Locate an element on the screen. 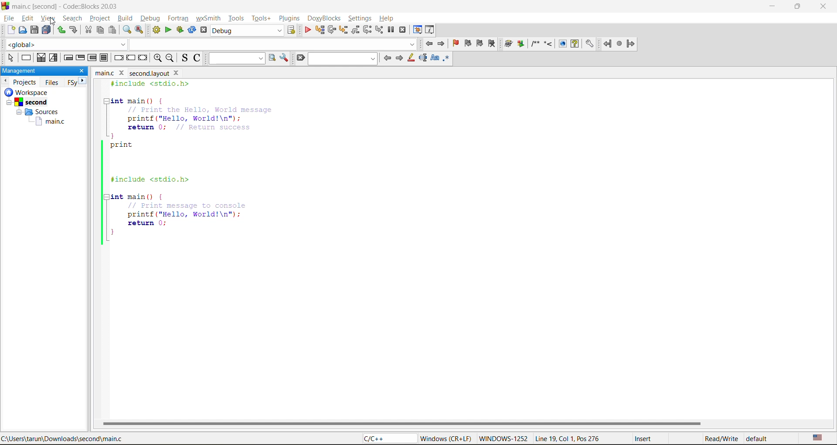  zoom in is located at coordinates (159, 58).